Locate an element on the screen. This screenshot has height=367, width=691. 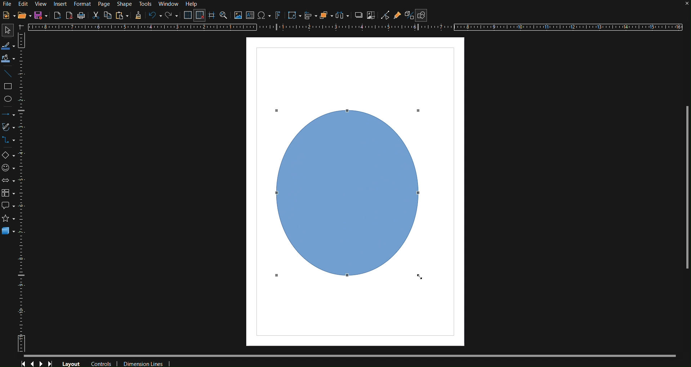
Undo is located at coordinates (155, 16).